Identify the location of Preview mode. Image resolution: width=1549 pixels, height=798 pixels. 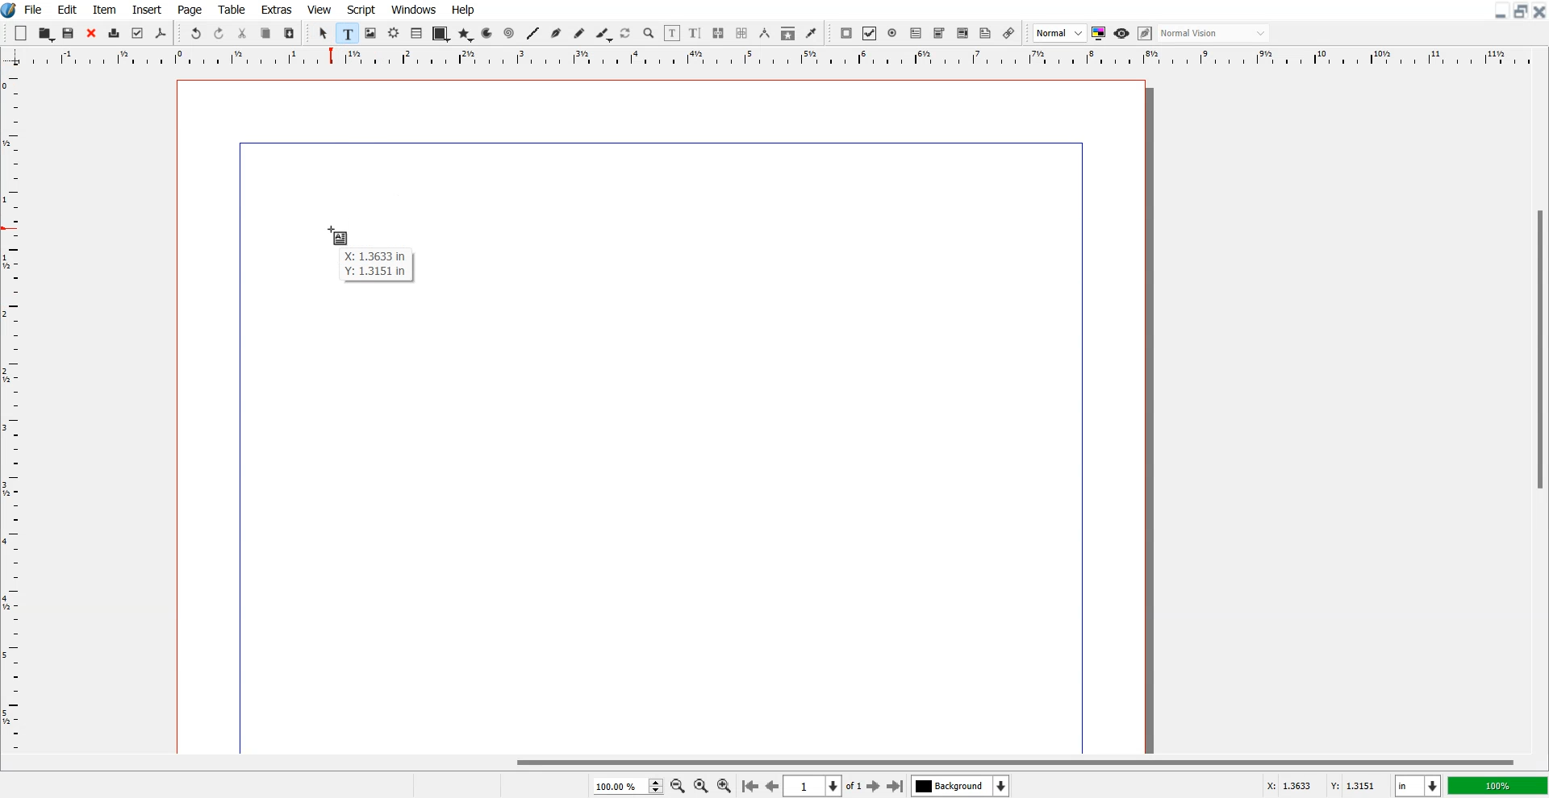
(1122, 33).